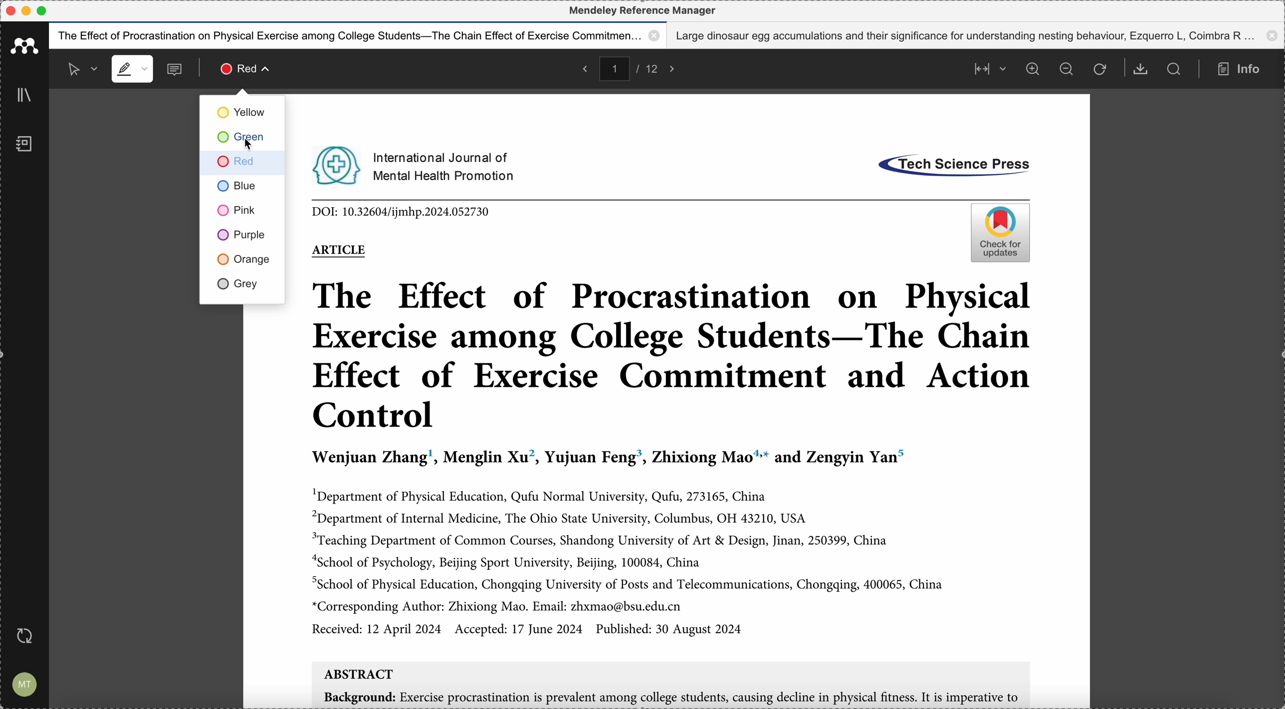 The image size is (1285, 709). I want to click on search, so click(1174, 69).